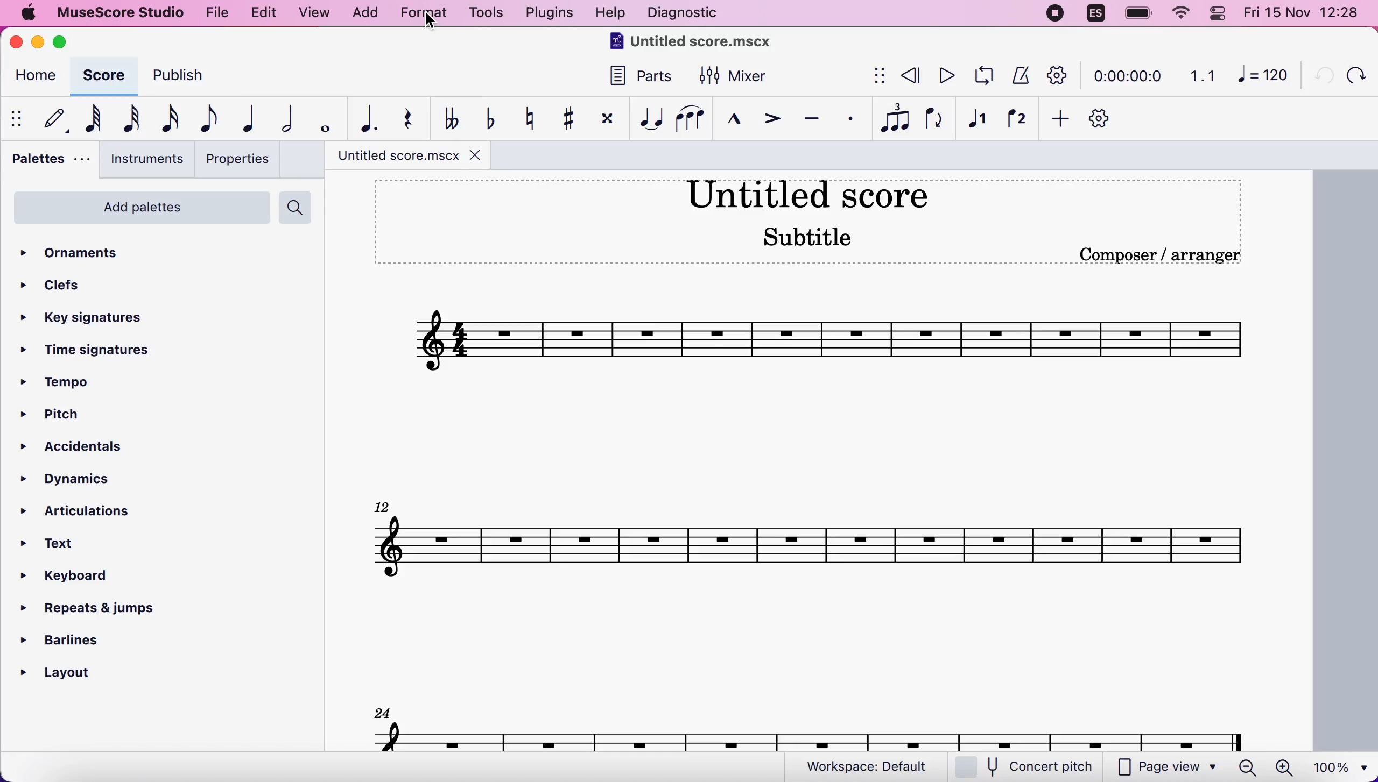  What do you see at coordinates (237, 159) in the screenshot?
I see `properties` at bounding box center [237, 159].